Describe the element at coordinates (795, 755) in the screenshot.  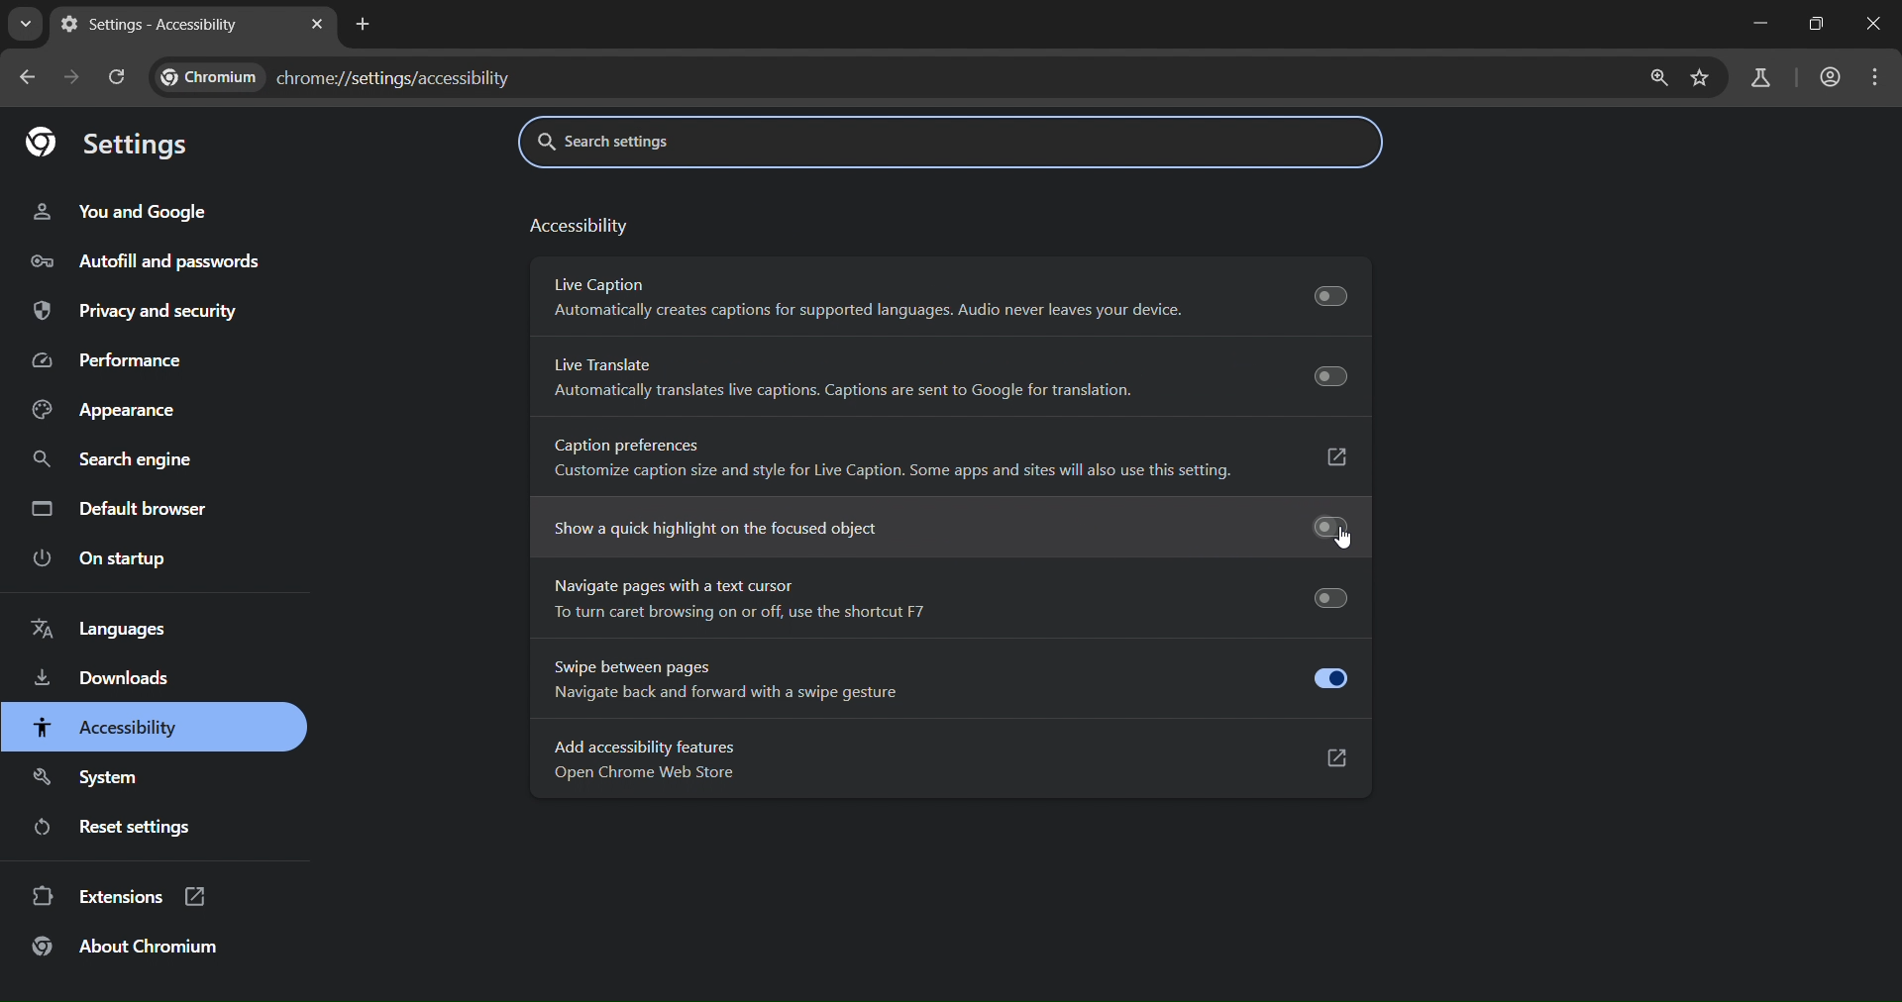
I see `add accessibility features` at that location.